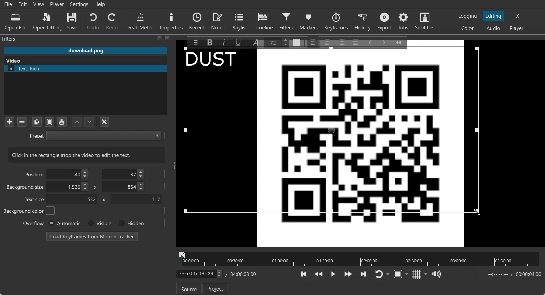 The image size is (545, 295). What do you see at coordinates (341, 42) in the screenshot?
I see `Right` at bounding box center [341, 42].